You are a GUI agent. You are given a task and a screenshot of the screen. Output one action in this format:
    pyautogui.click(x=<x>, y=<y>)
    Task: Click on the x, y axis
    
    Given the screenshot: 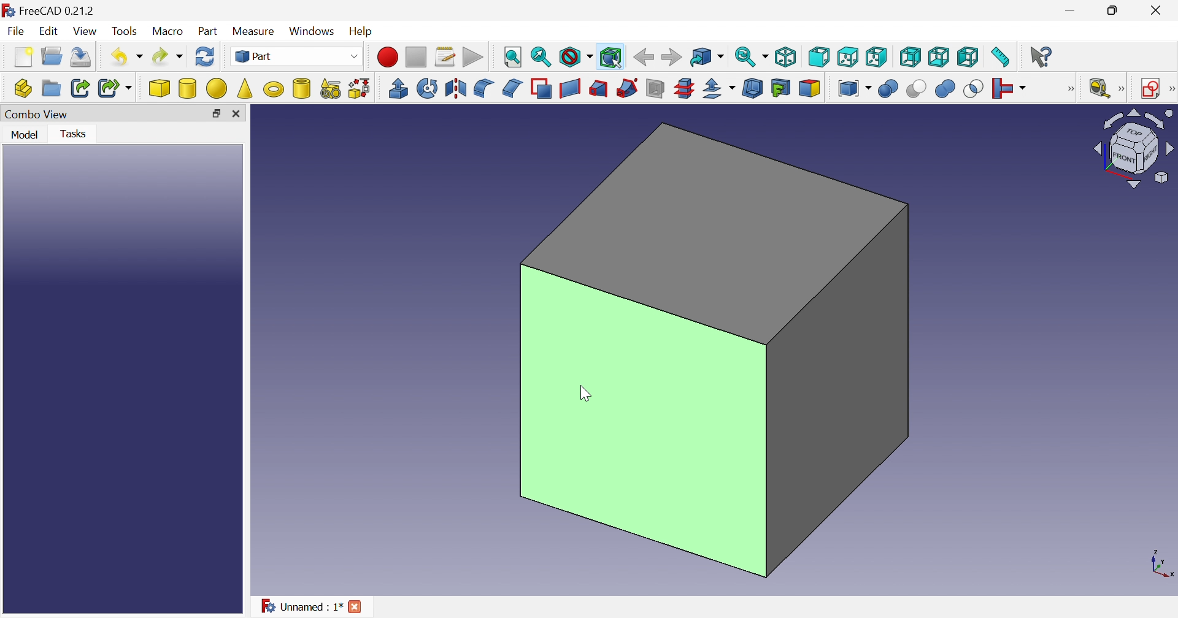 What is the action you would take?
    pyautogui.click(x=1159, y=563)
    